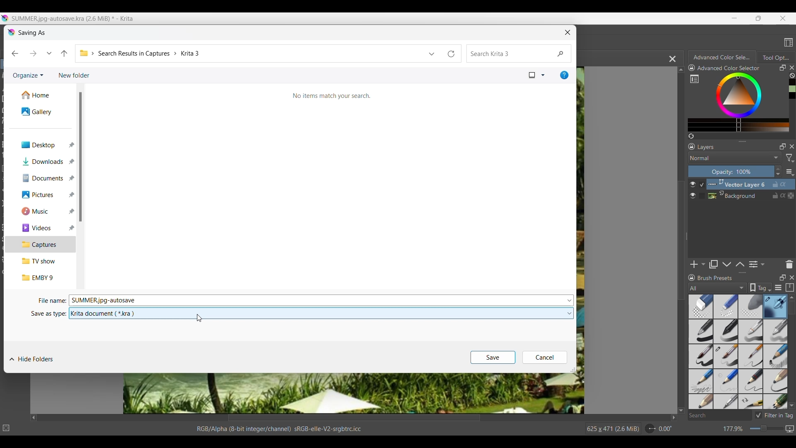 This screenshot has width=796, height=448. Describe the element at coordinates (432, 54) in the screenshot. I see `List current folders` at that location.